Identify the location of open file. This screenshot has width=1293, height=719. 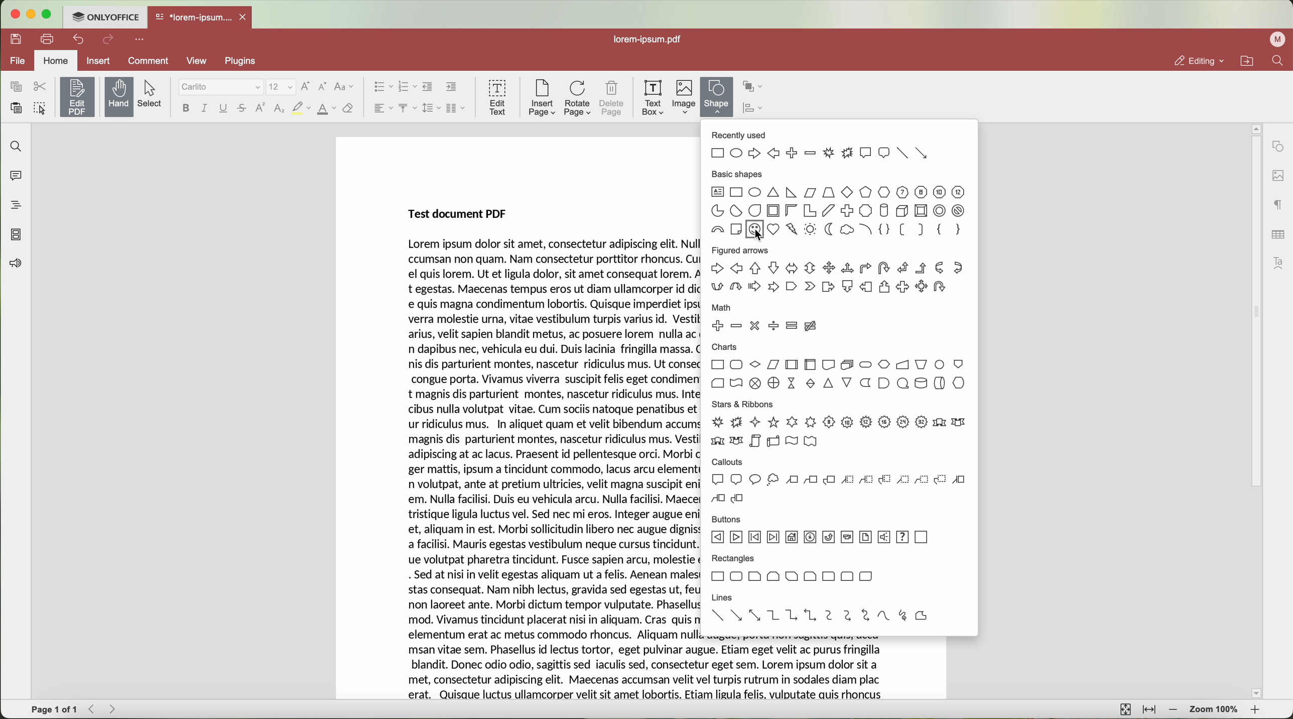
(201, 18).